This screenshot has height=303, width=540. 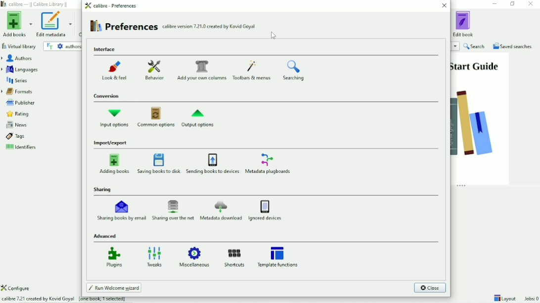 What do you see at coordinates (114, 287) in the screenshot?
I see `run welcome wizard` at bounding box center [114, 287].